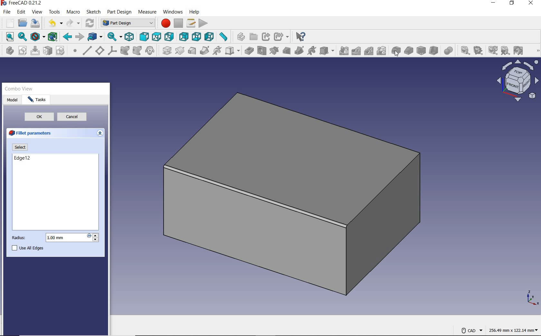  I want to click on fit selection, so click(22, 37).